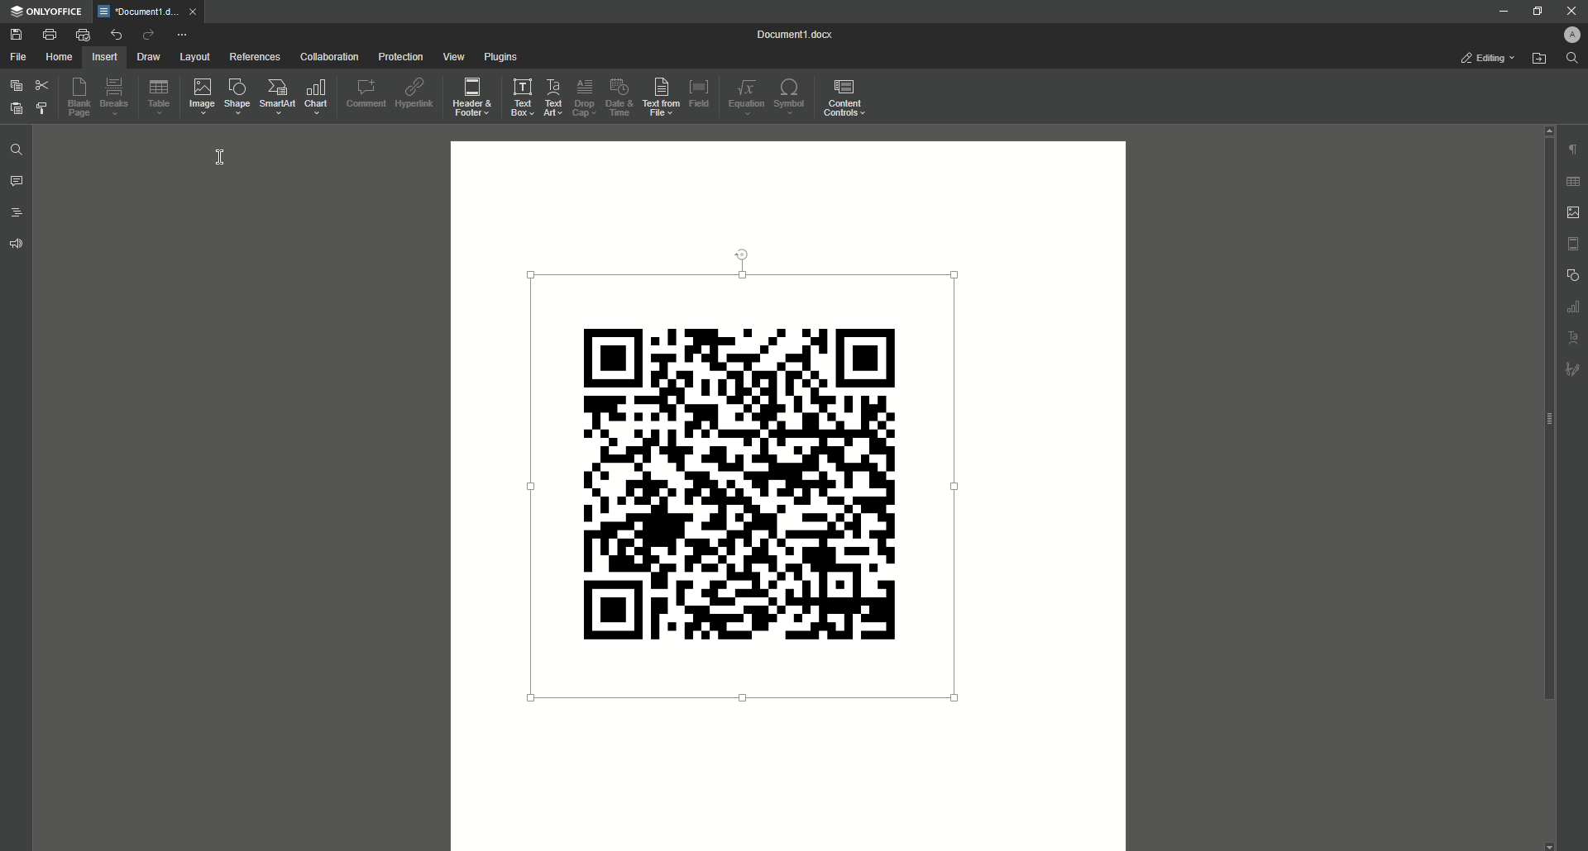 The image size is (1588, 851). I want to click on ONLYOFFICE, so click(46, 12).